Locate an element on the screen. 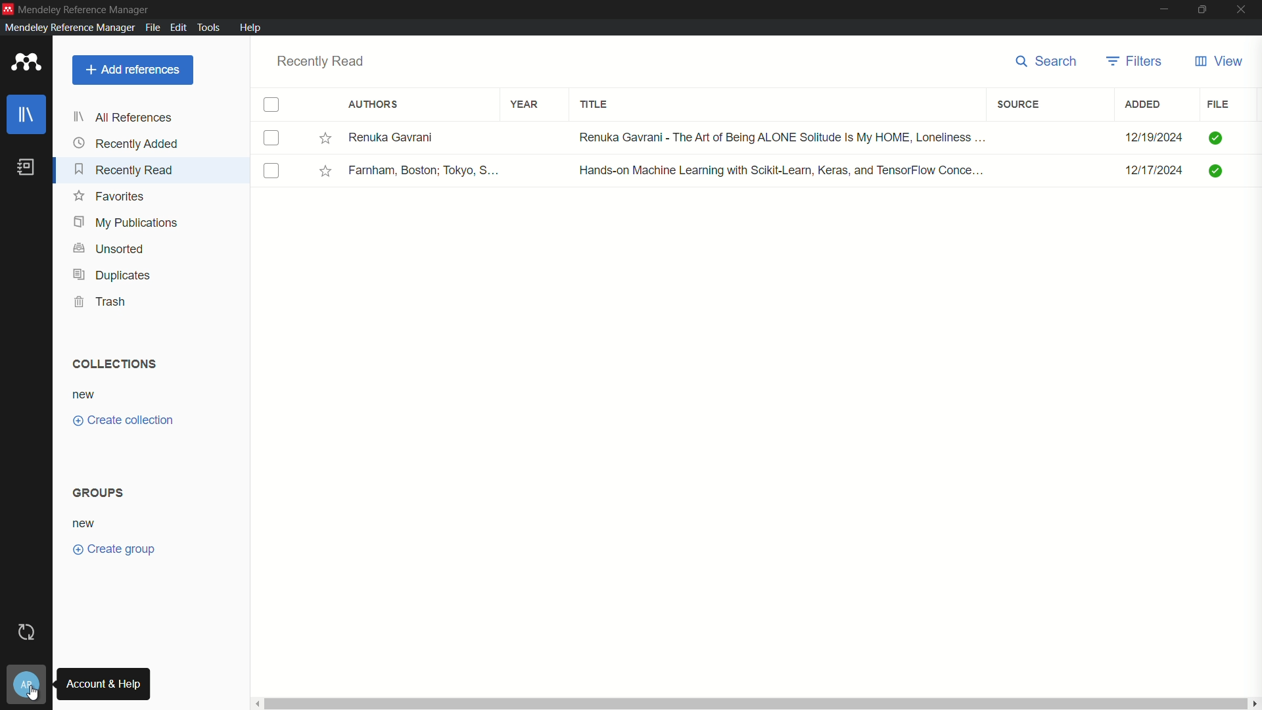 The height and width of the screenshot is (710, 1262). file menu is located at coordinates (153, 28).